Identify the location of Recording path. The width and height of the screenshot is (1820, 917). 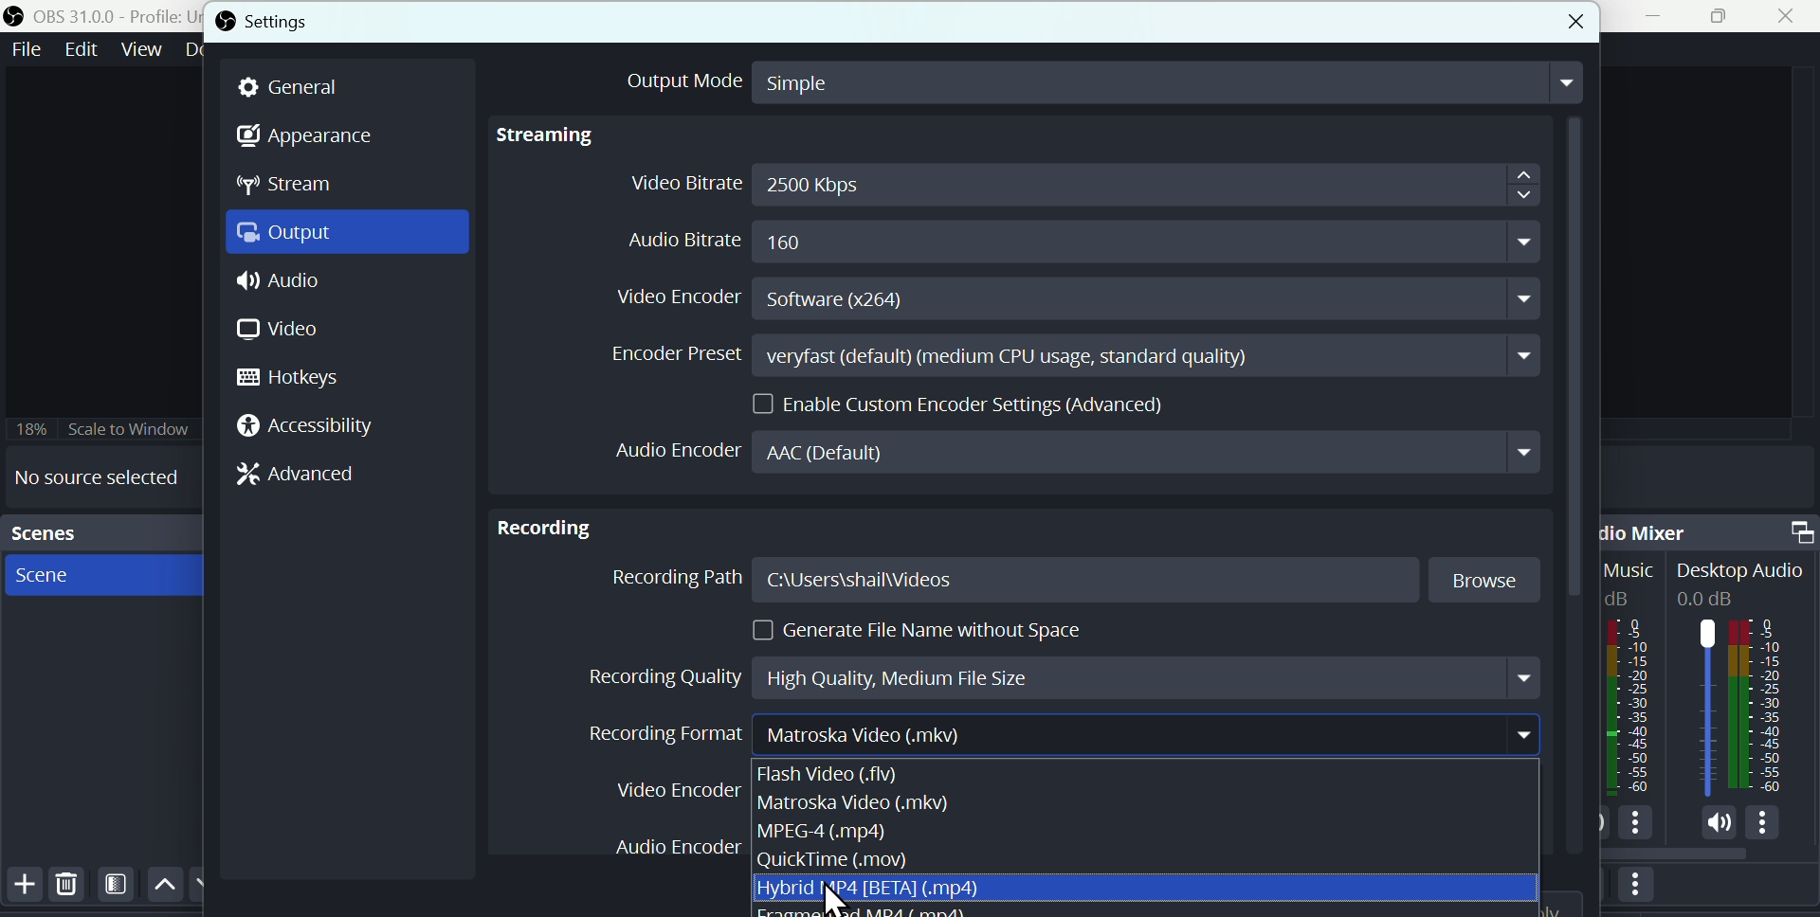
(1010, 582).